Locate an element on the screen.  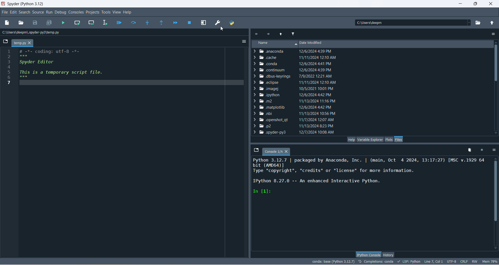
options is located at coordinates (492, 34).